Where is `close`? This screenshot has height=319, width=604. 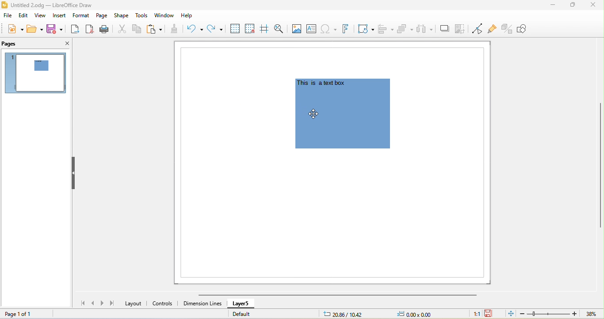 close is located at coordinates (63, 42).